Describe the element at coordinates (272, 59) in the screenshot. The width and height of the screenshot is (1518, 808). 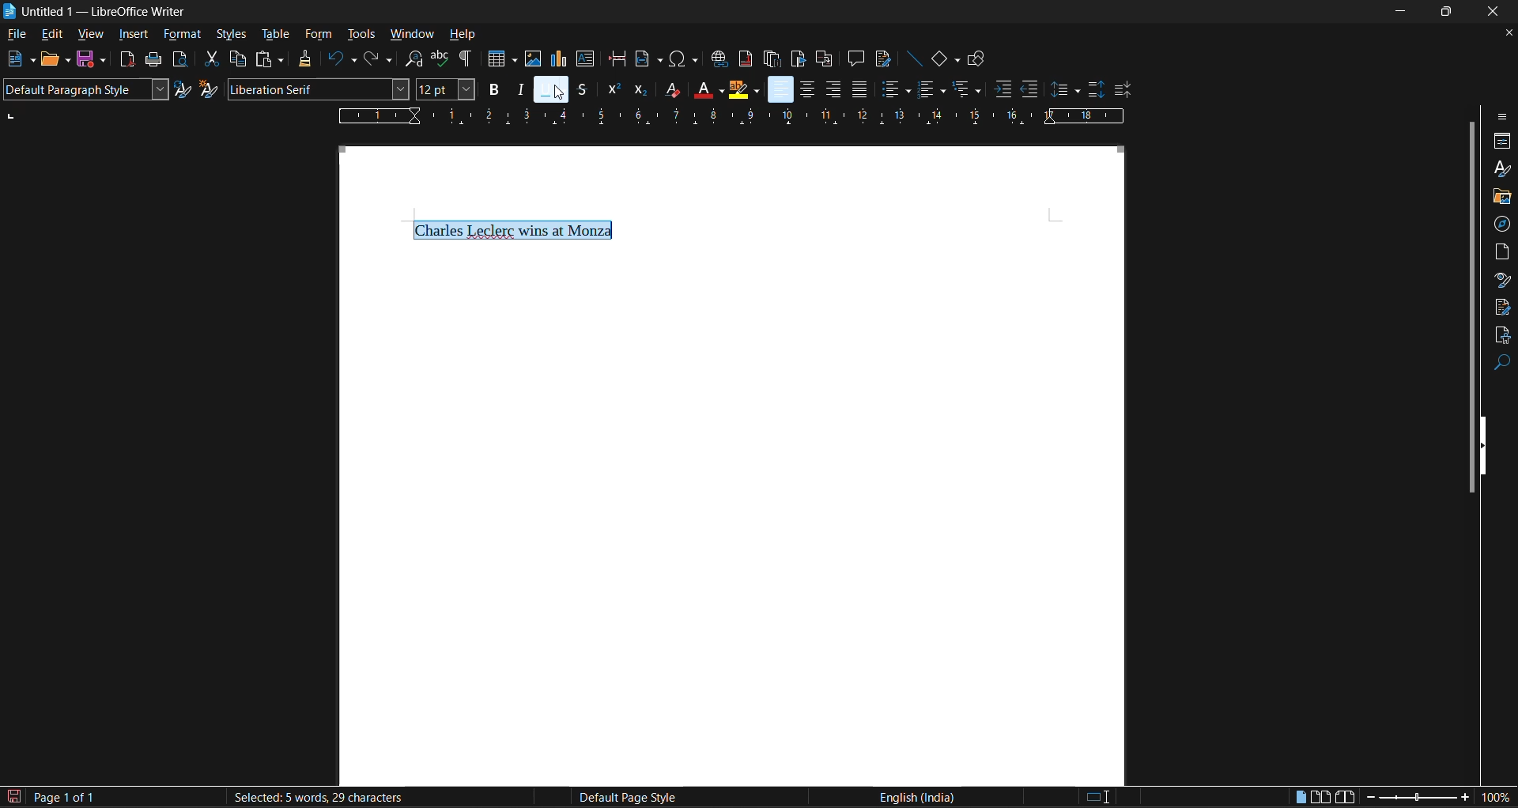
I see `paste` at that location.